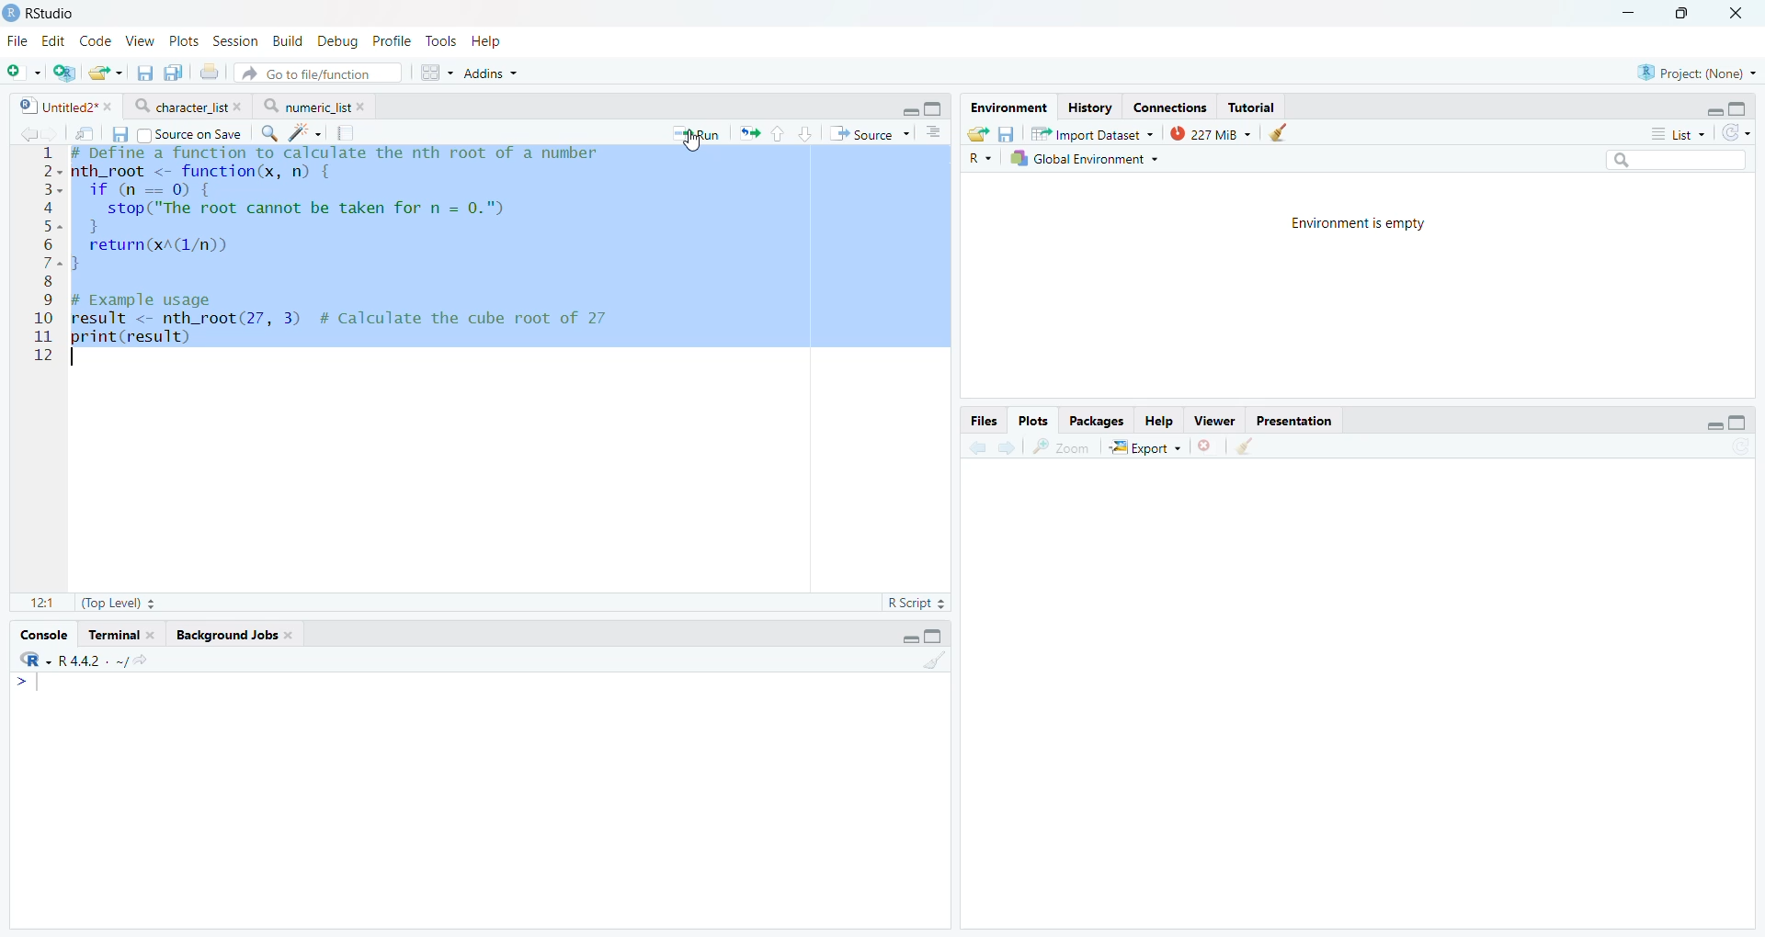  Describe the element at coordinates (908, 109) in the screenshot. I see `Hide` at that location.